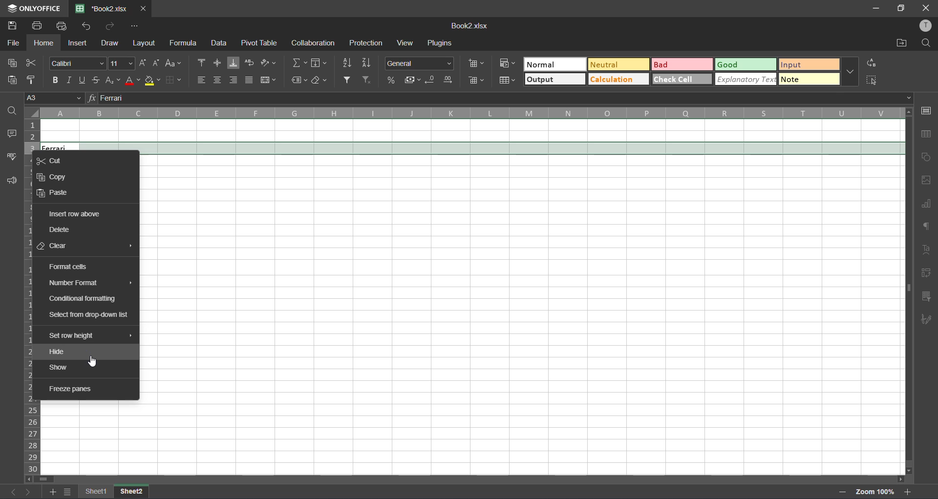 The image size is (938, 499). What do you see at coordinates (77, 284) in the screenshot?
I see `number format` at bounding box center [77, 284].